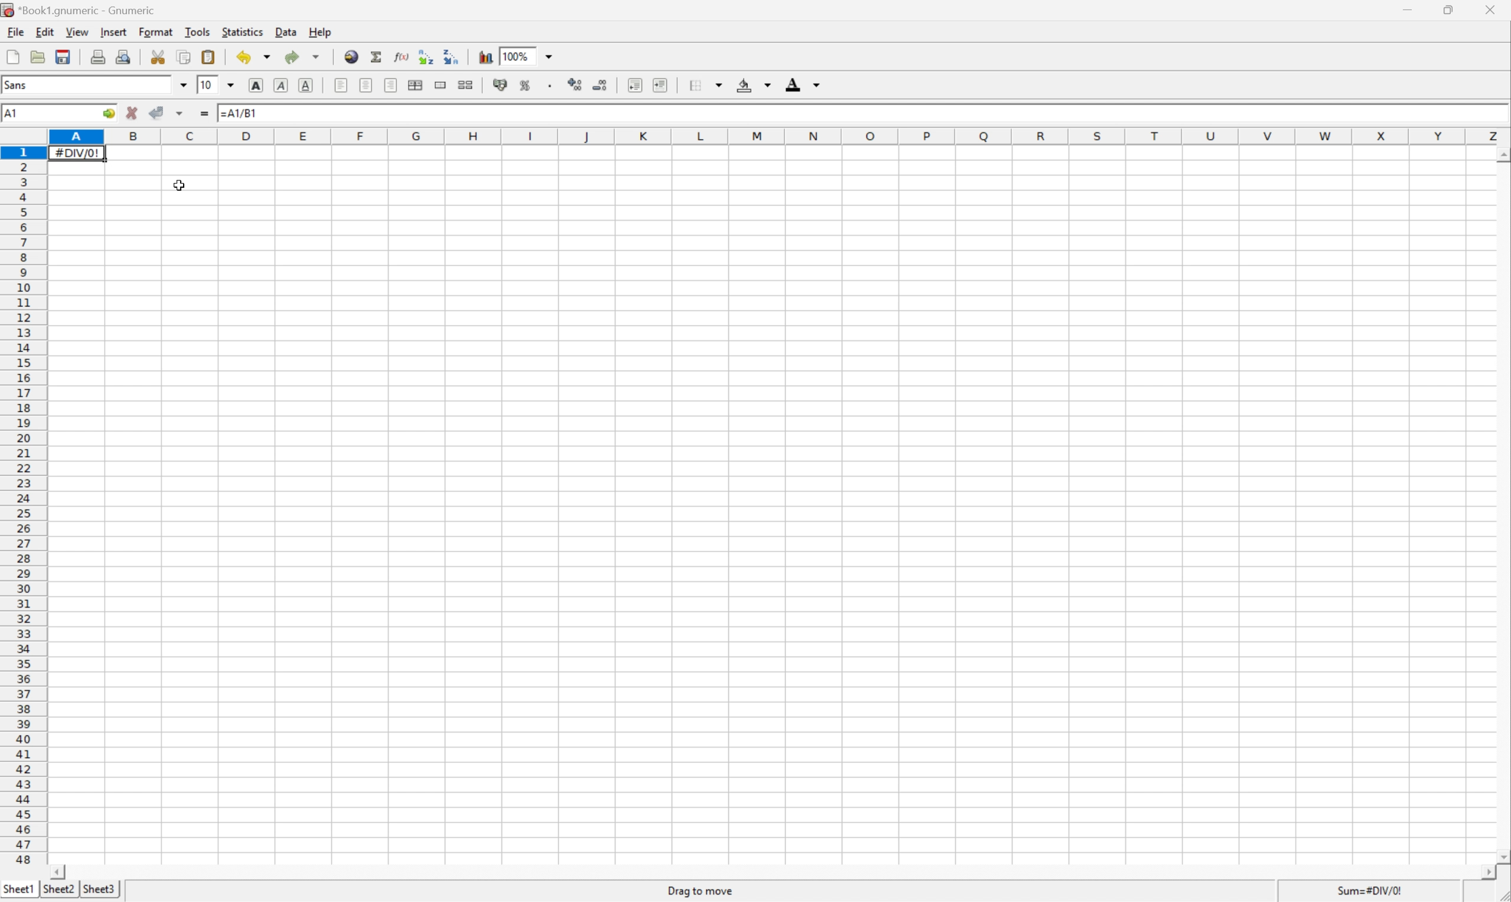 The image size is (1511, 902). What do you see at coordinates (1407, 11) in the screenshot?
I see `Minimize` at bounding box center [1407, 11].